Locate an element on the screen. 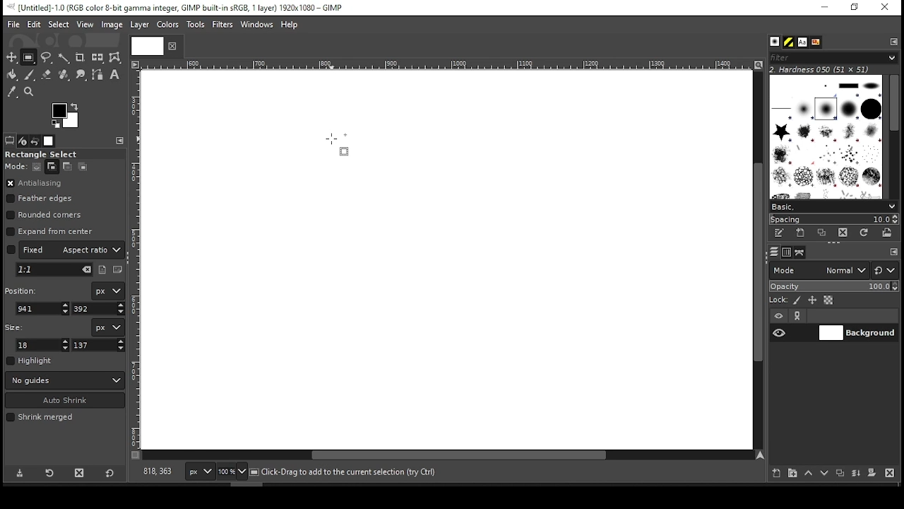  highlight is located at coordinates (30, 361).